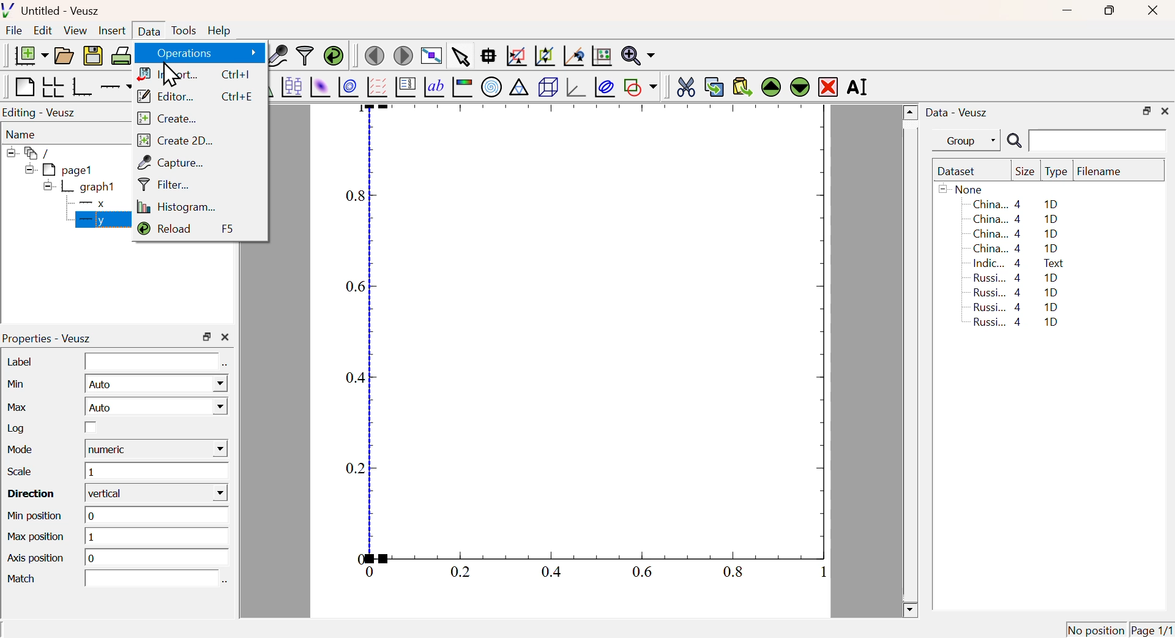  Describe the element at coordinates (41, 113) in the screenshot. I see `Editing - Veusz` at that location.